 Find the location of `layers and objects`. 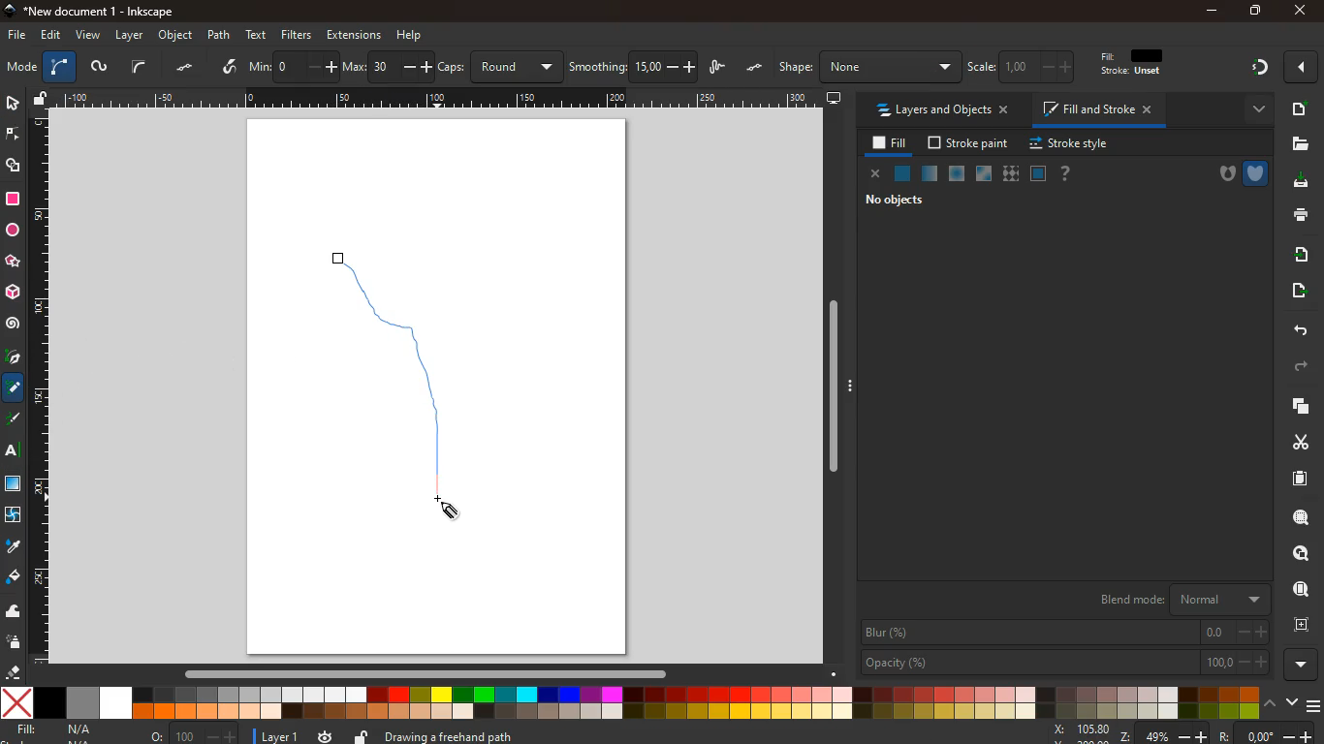

layers and objects is located at coordinates (940, 109).